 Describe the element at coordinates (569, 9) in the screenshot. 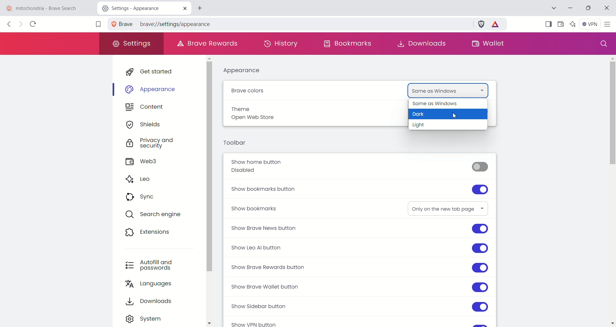

I see `minimize` at that location.